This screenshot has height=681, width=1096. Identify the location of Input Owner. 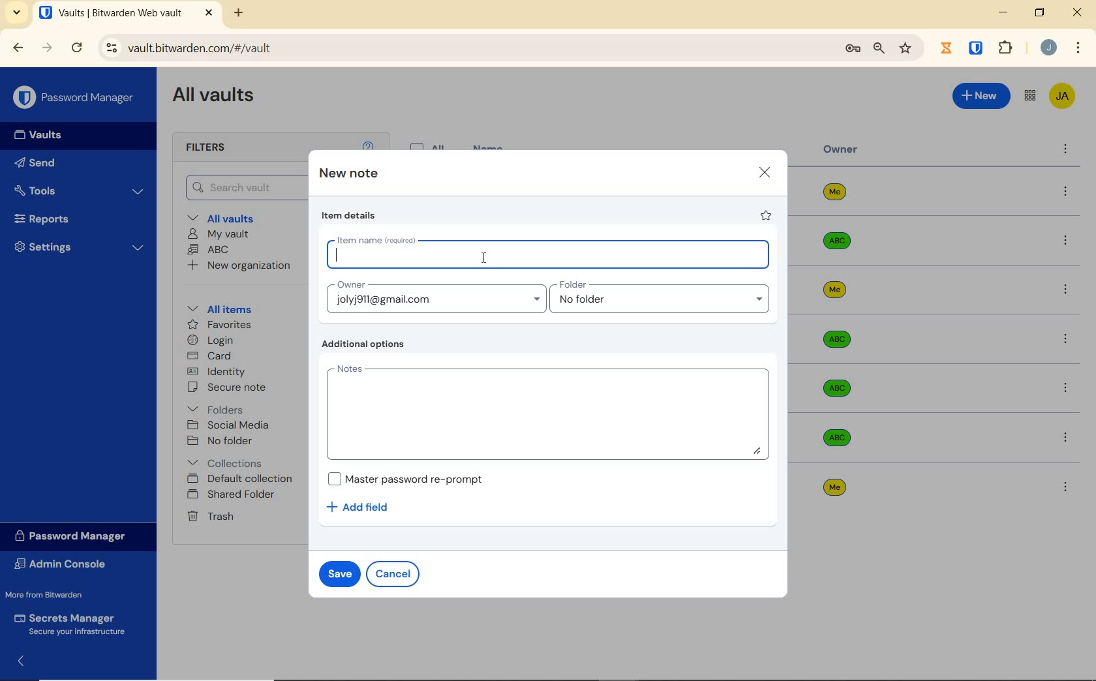
(434, 296).